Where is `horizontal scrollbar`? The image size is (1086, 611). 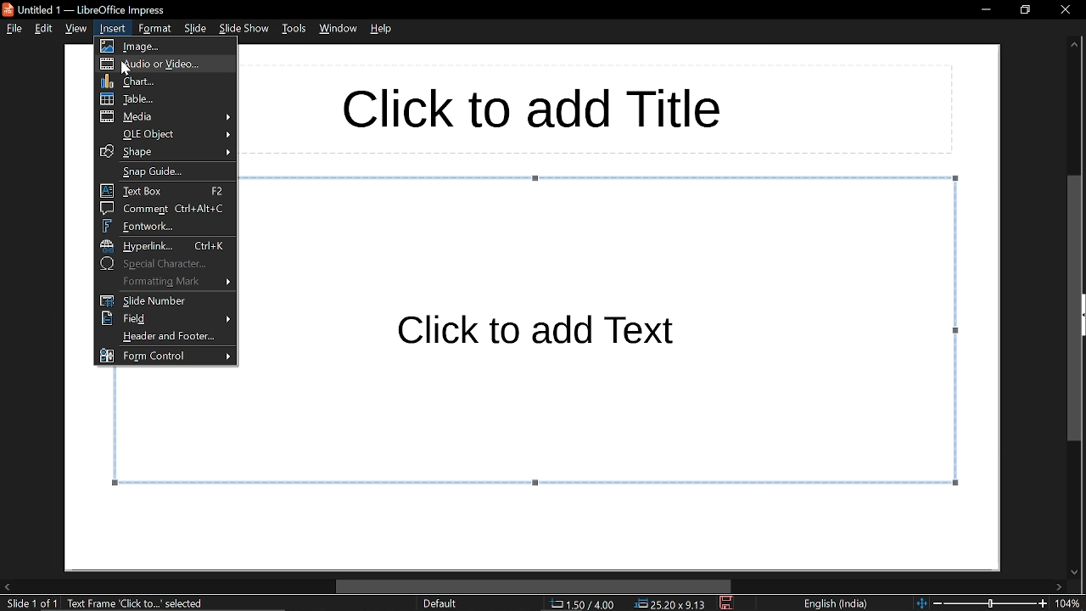
horizontal scrollbar is located at coordinates (533, 586).